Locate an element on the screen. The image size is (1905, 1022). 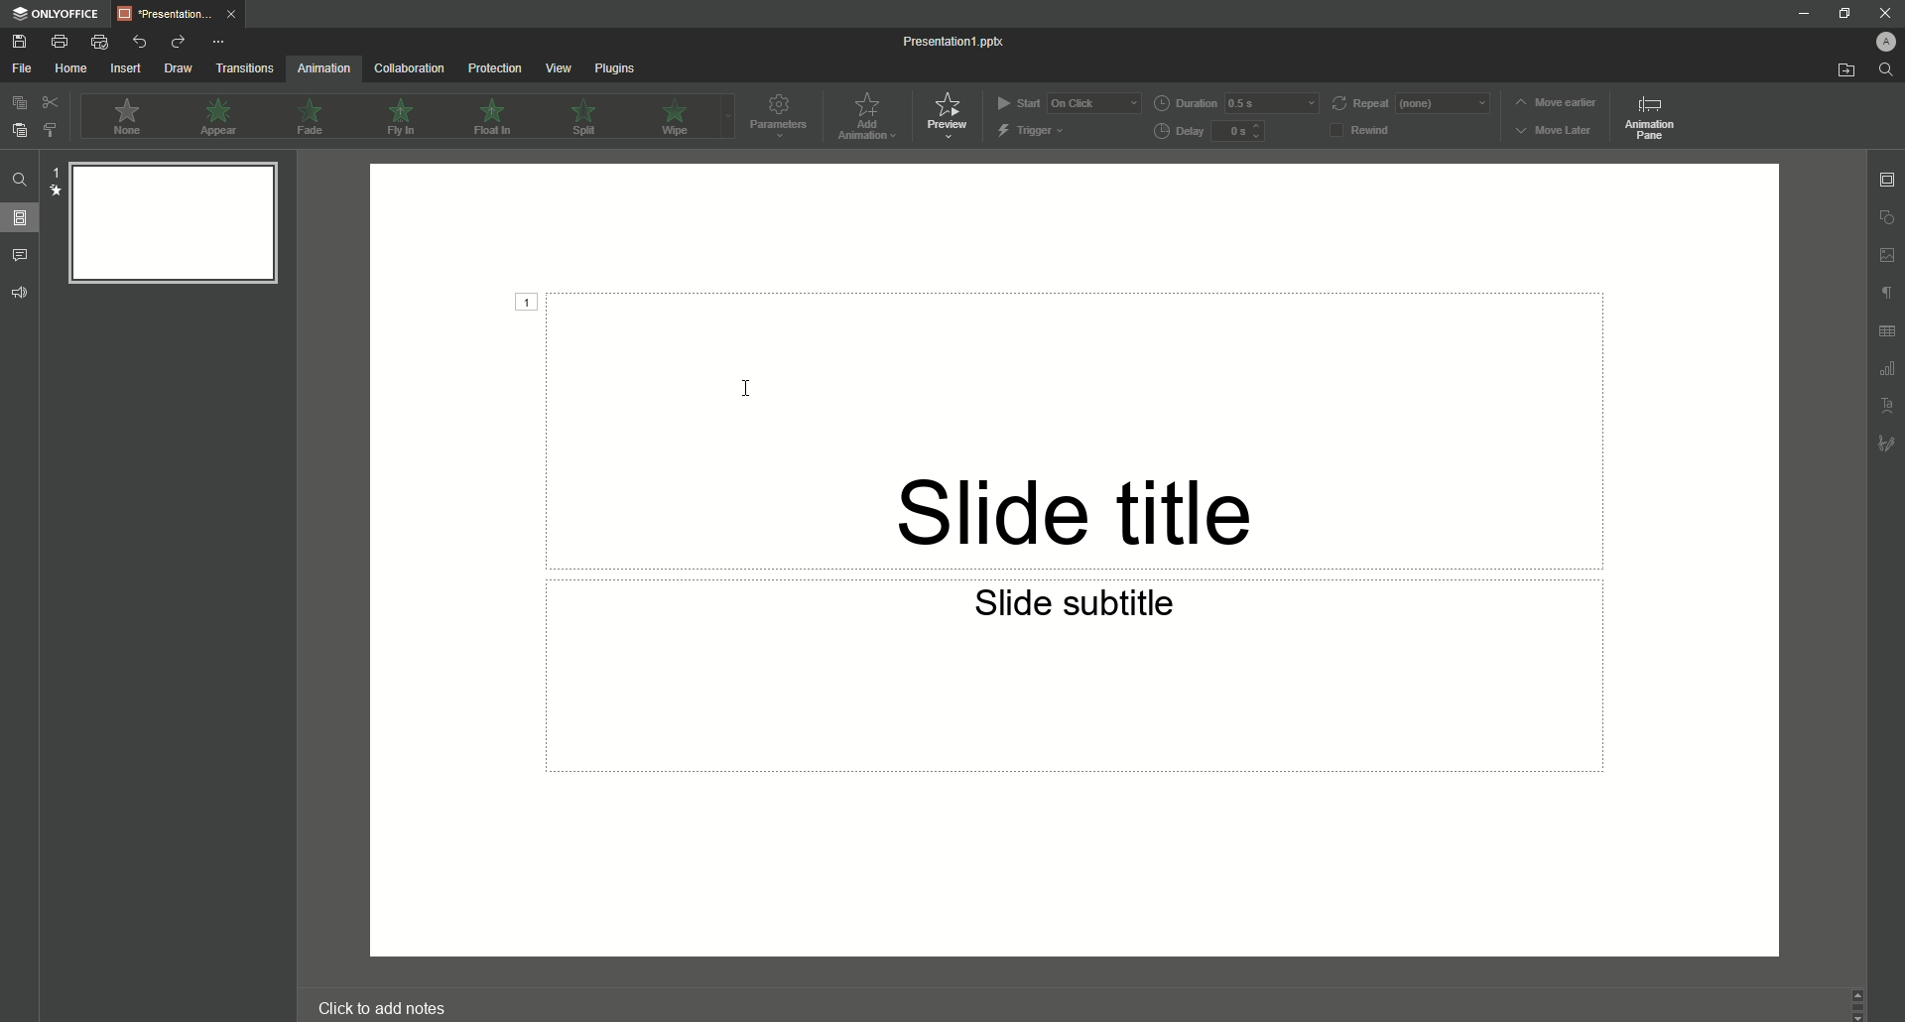
Choose Style is located at coordinates (51, 130).